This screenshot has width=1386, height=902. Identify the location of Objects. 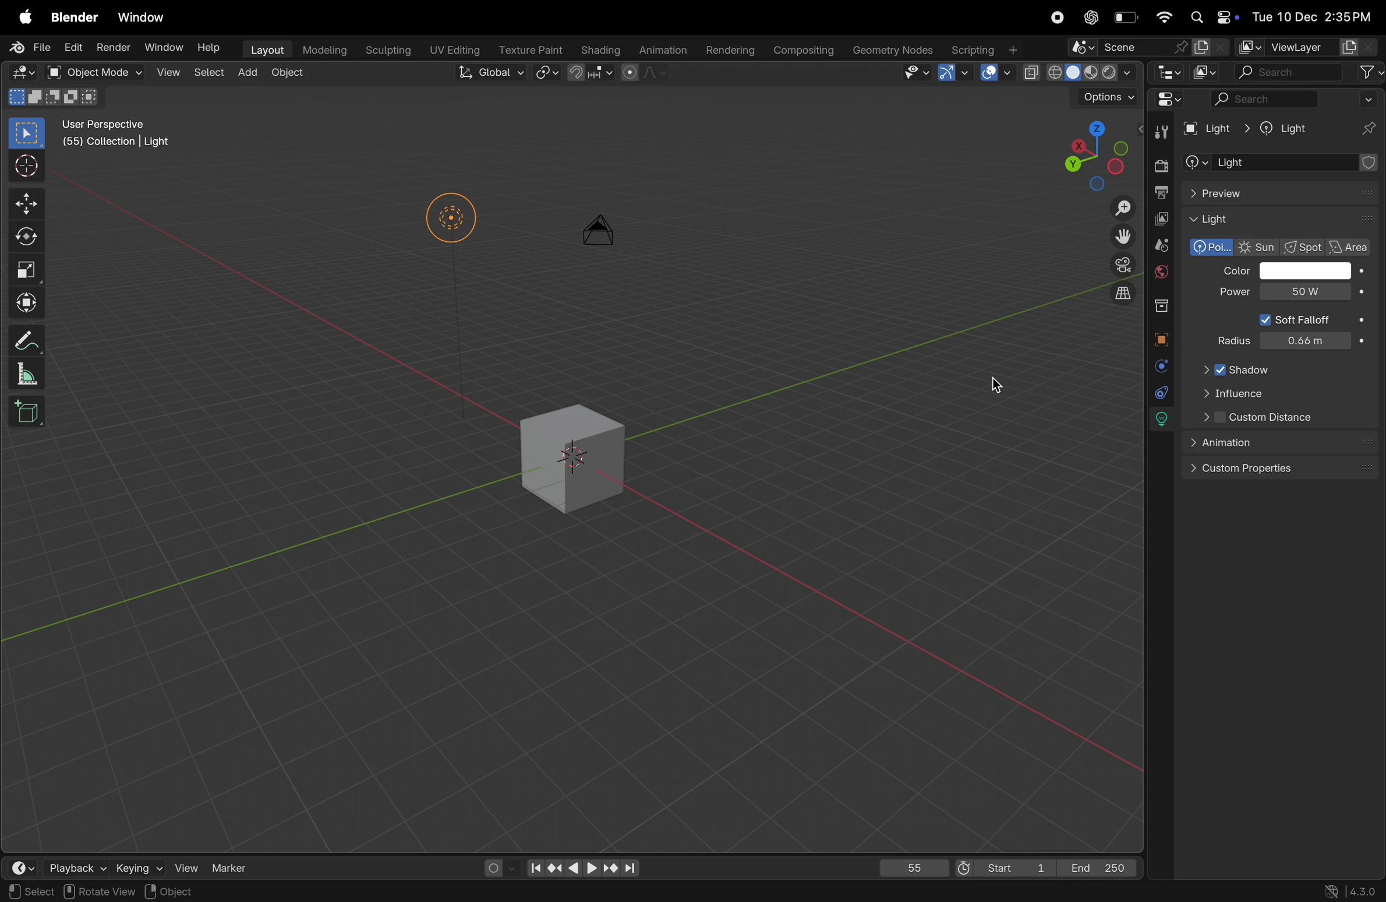
(211, 892).